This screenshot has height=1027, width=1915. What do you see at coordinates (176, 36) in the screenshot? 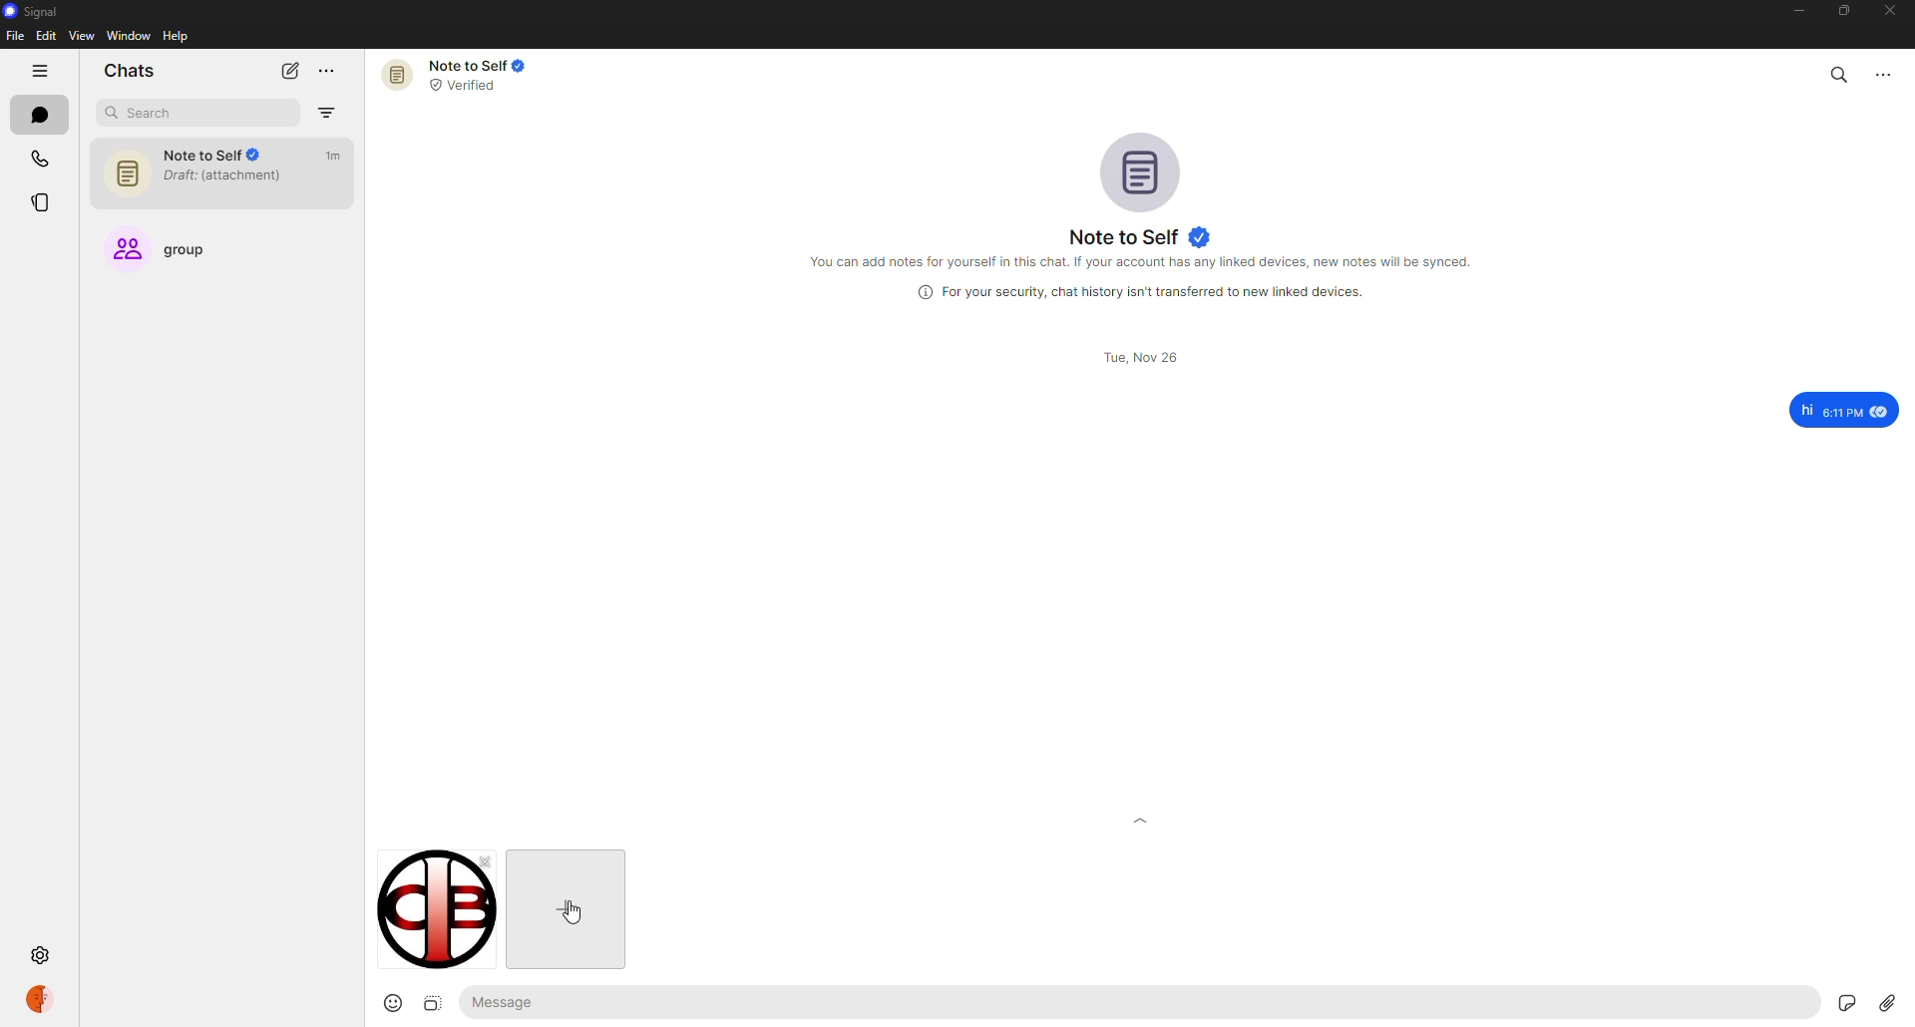
I see `help` at bounding box center [176, 36].